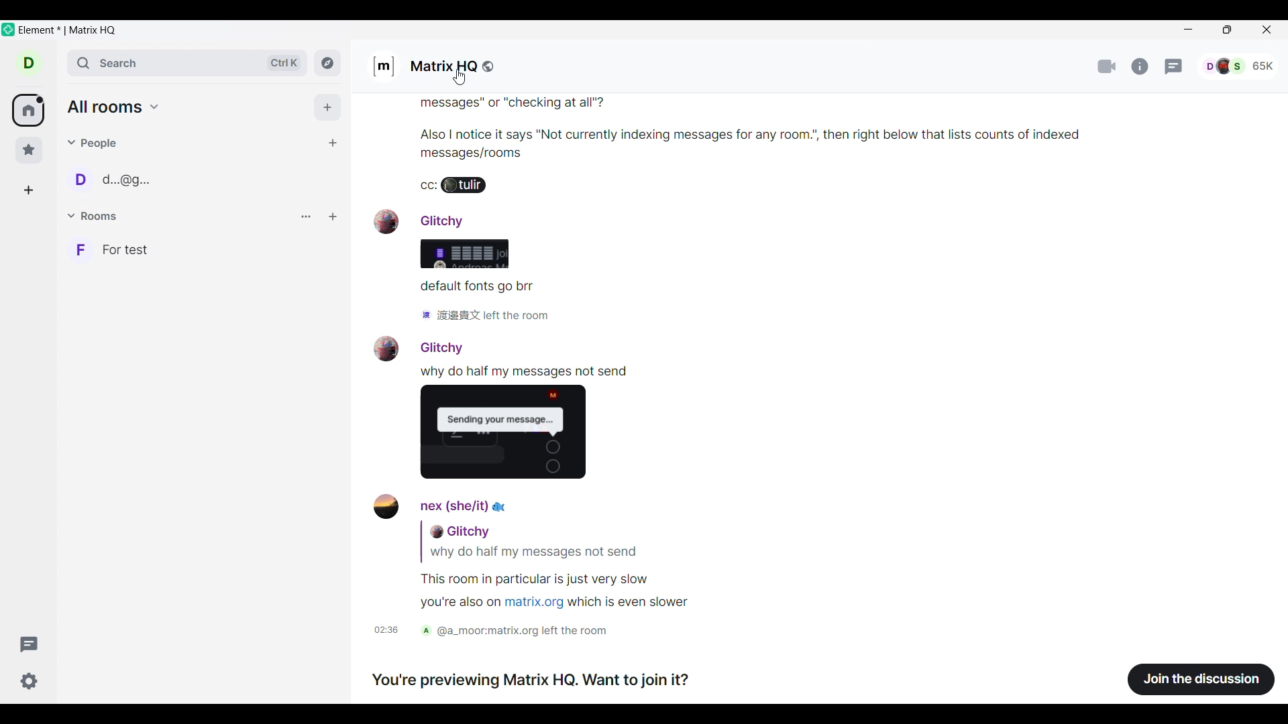  I want to click on default fonts go brr, so click(478, 288).